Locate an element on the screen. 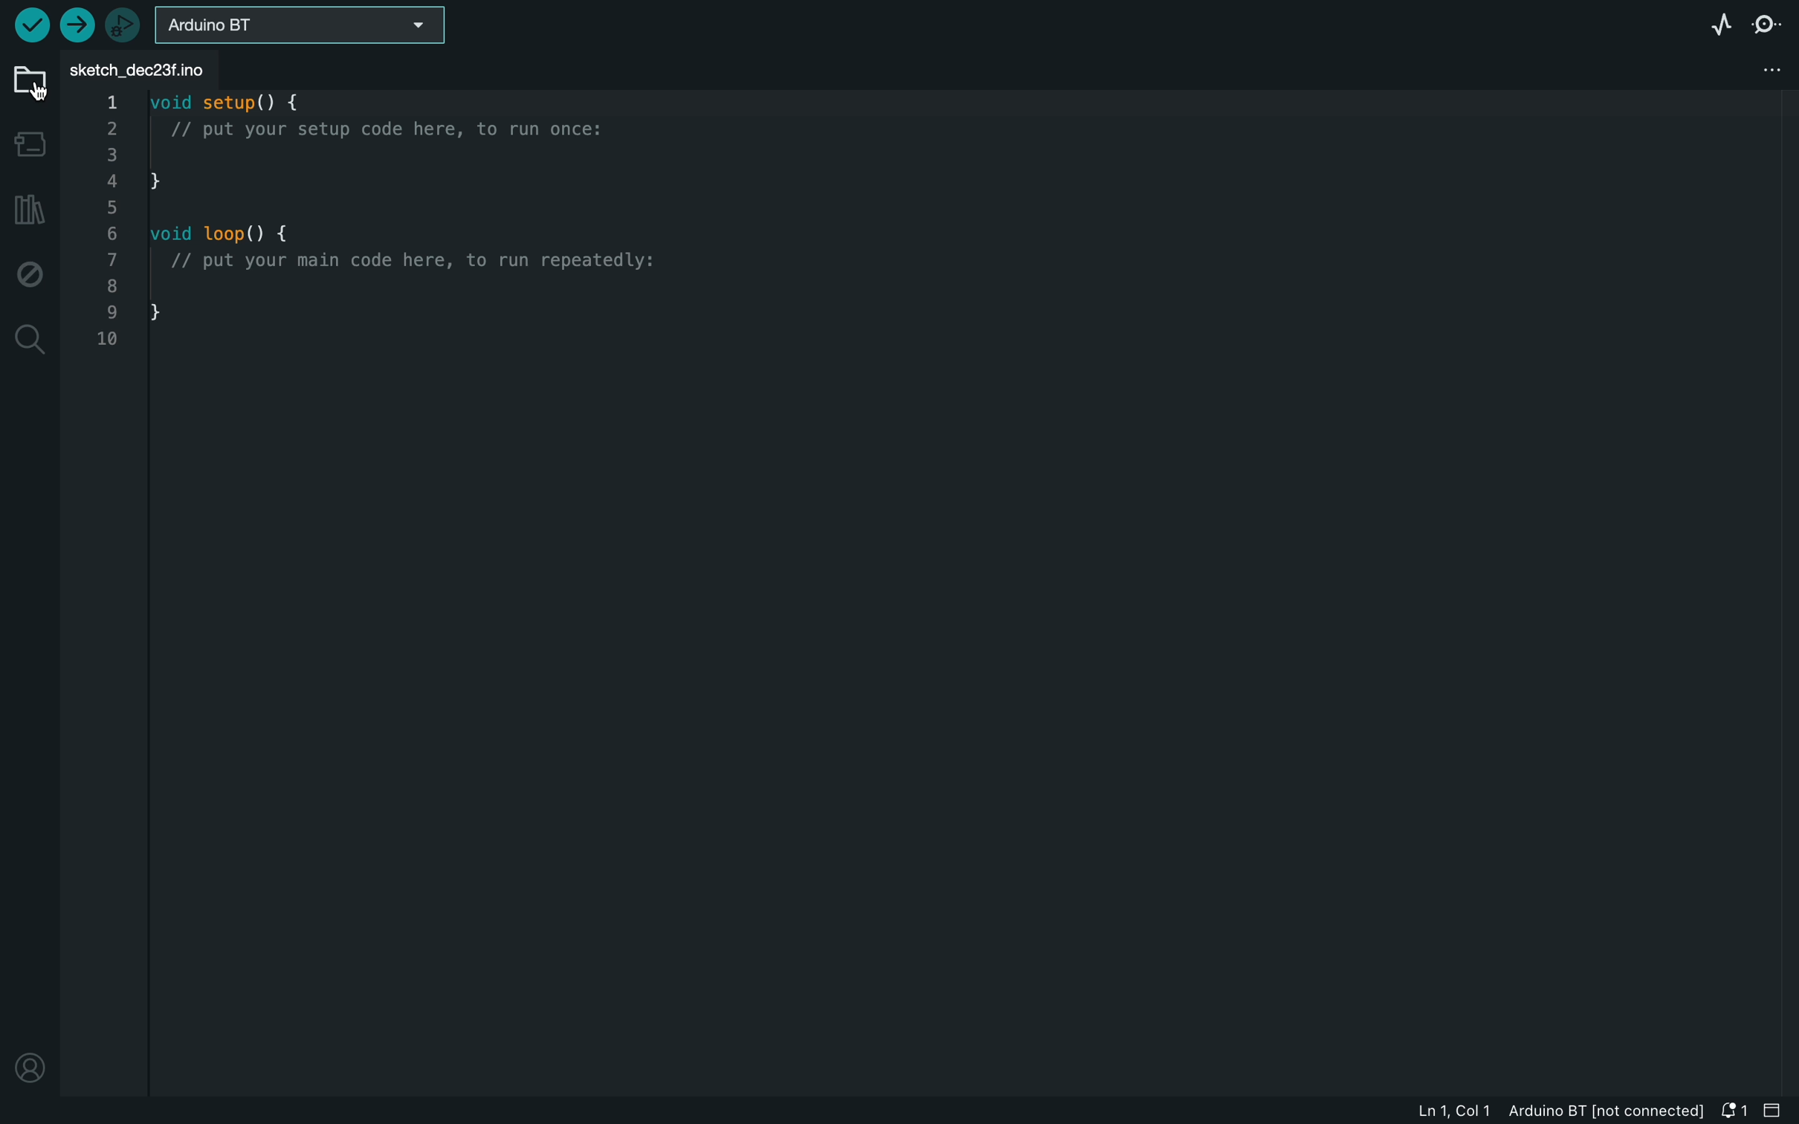  code is located at coordinates (386, 227).